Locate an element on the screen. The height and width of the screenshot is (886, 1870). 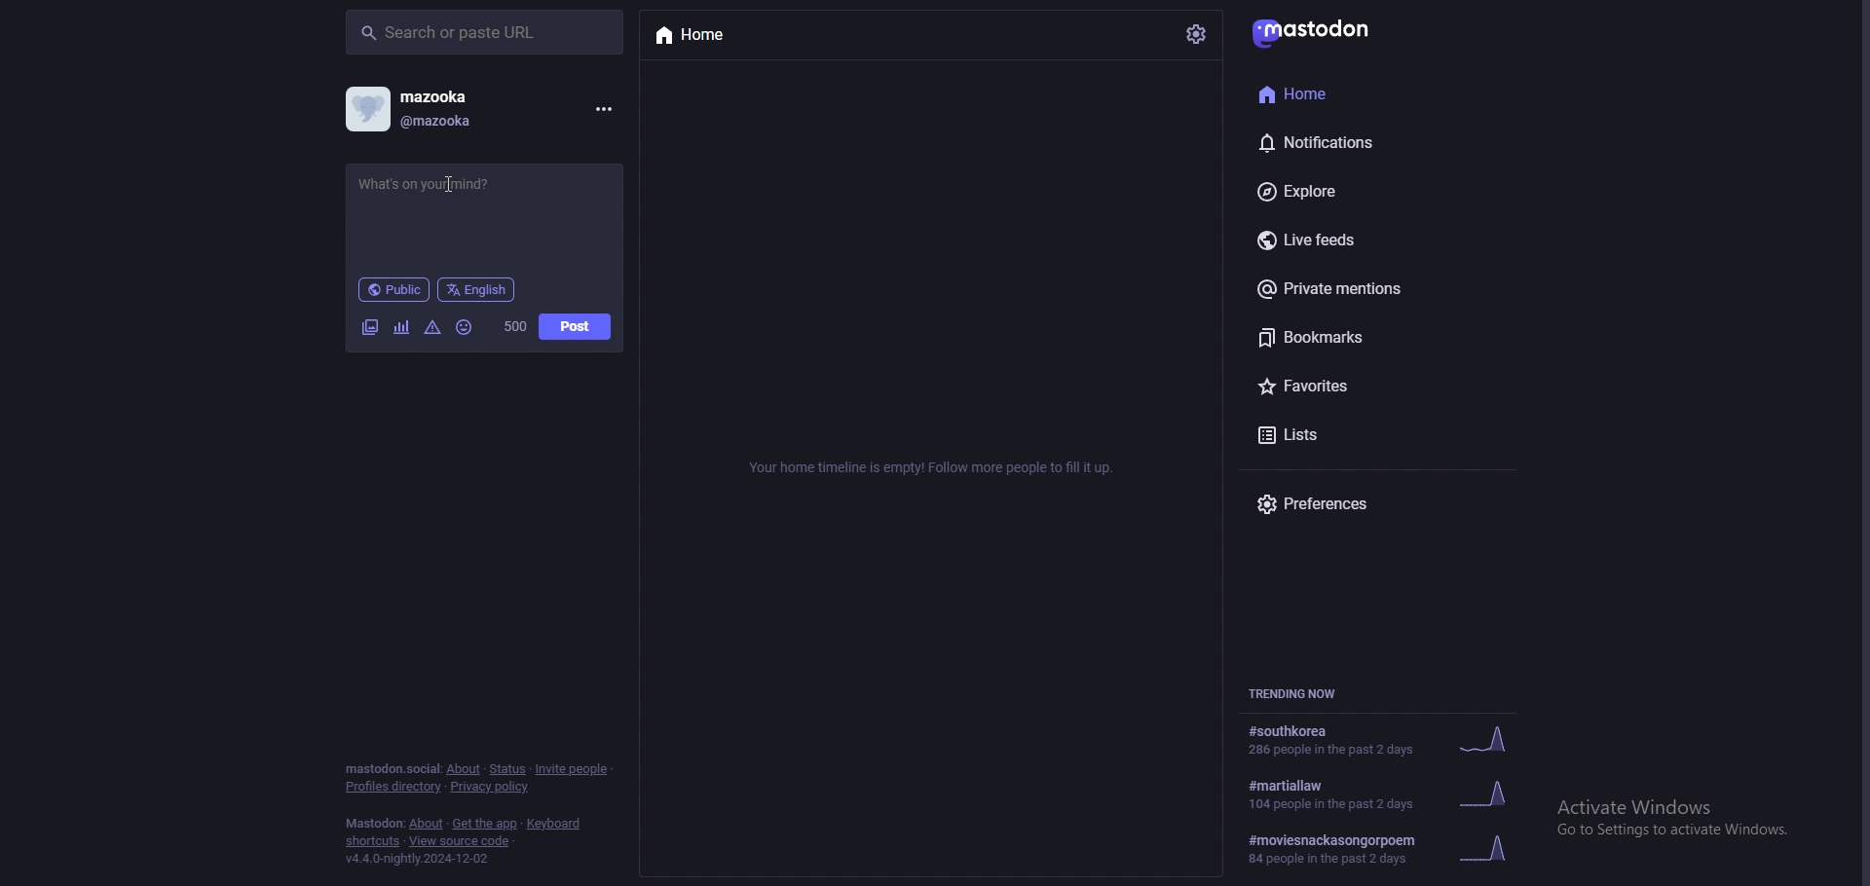
view source code is located at coordinates (463, 841).